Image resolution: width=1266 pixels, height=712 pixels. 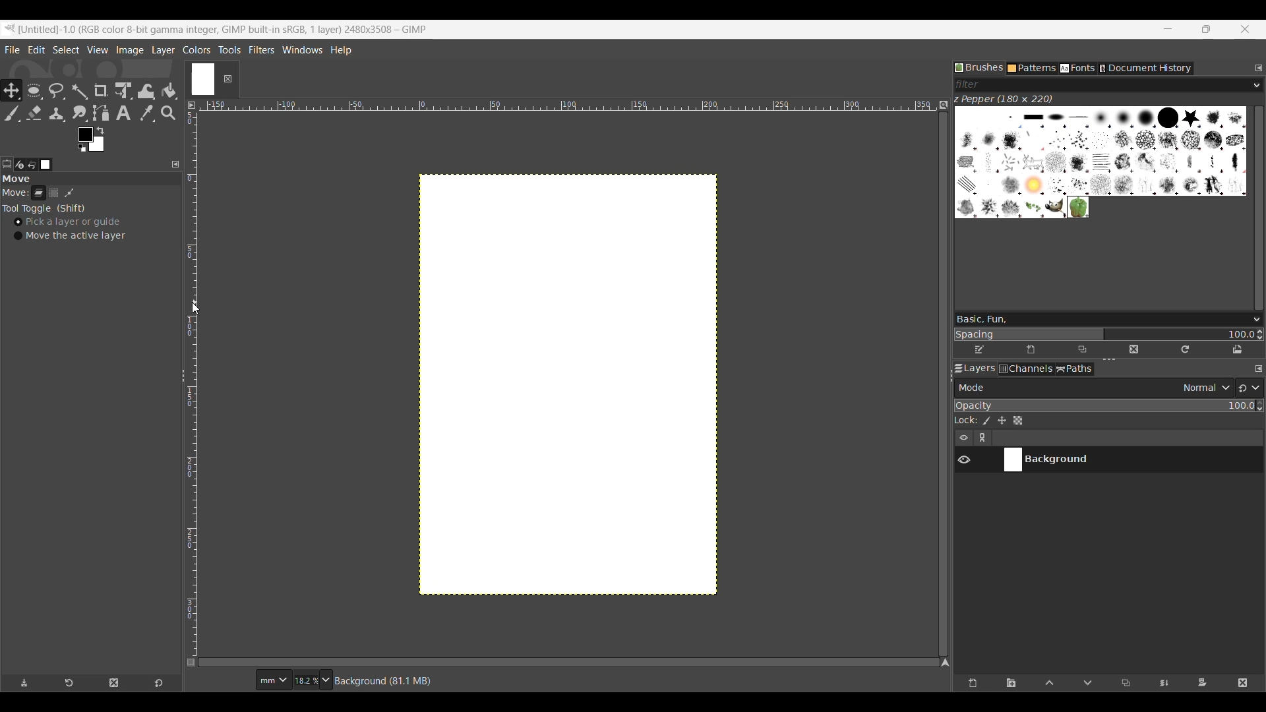 What do you see at coordinates (272, 680) in the screenshot?
I see `Ruler measurement` at bounding box center [272, 680].